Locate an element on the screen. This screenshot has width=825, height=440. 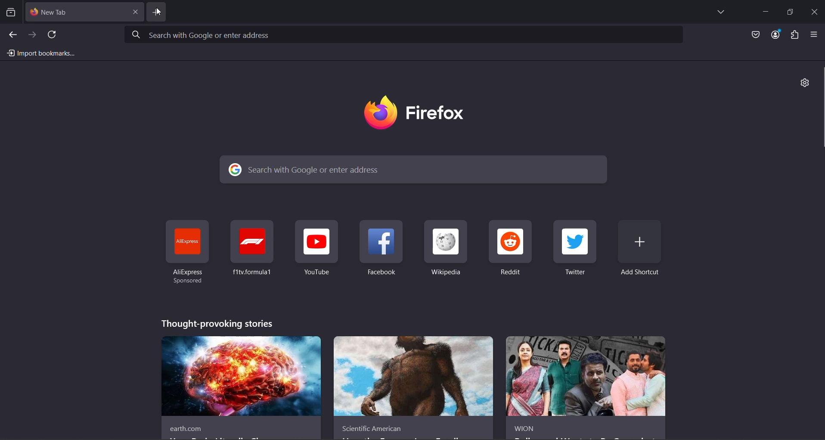
maximize is located at coordinates (792, 11).